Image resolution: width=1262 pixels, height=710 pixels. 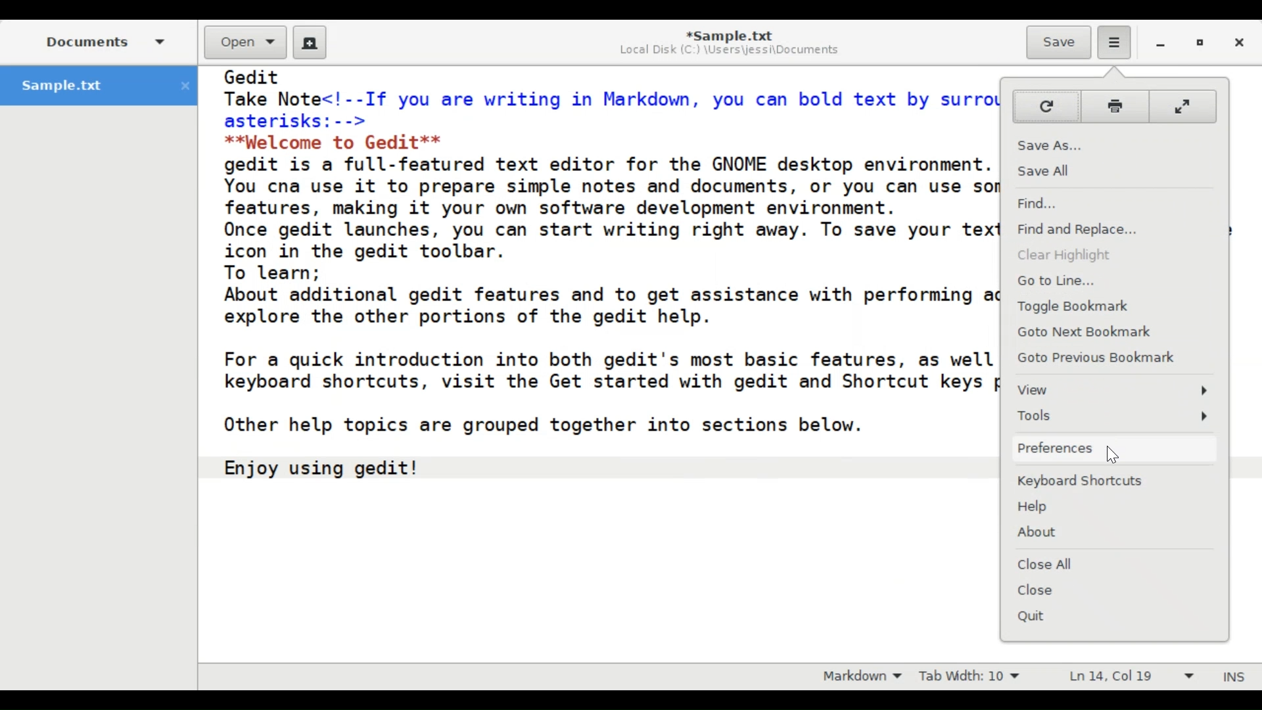 I want to click on Tools, so click(x=1113, y=416).